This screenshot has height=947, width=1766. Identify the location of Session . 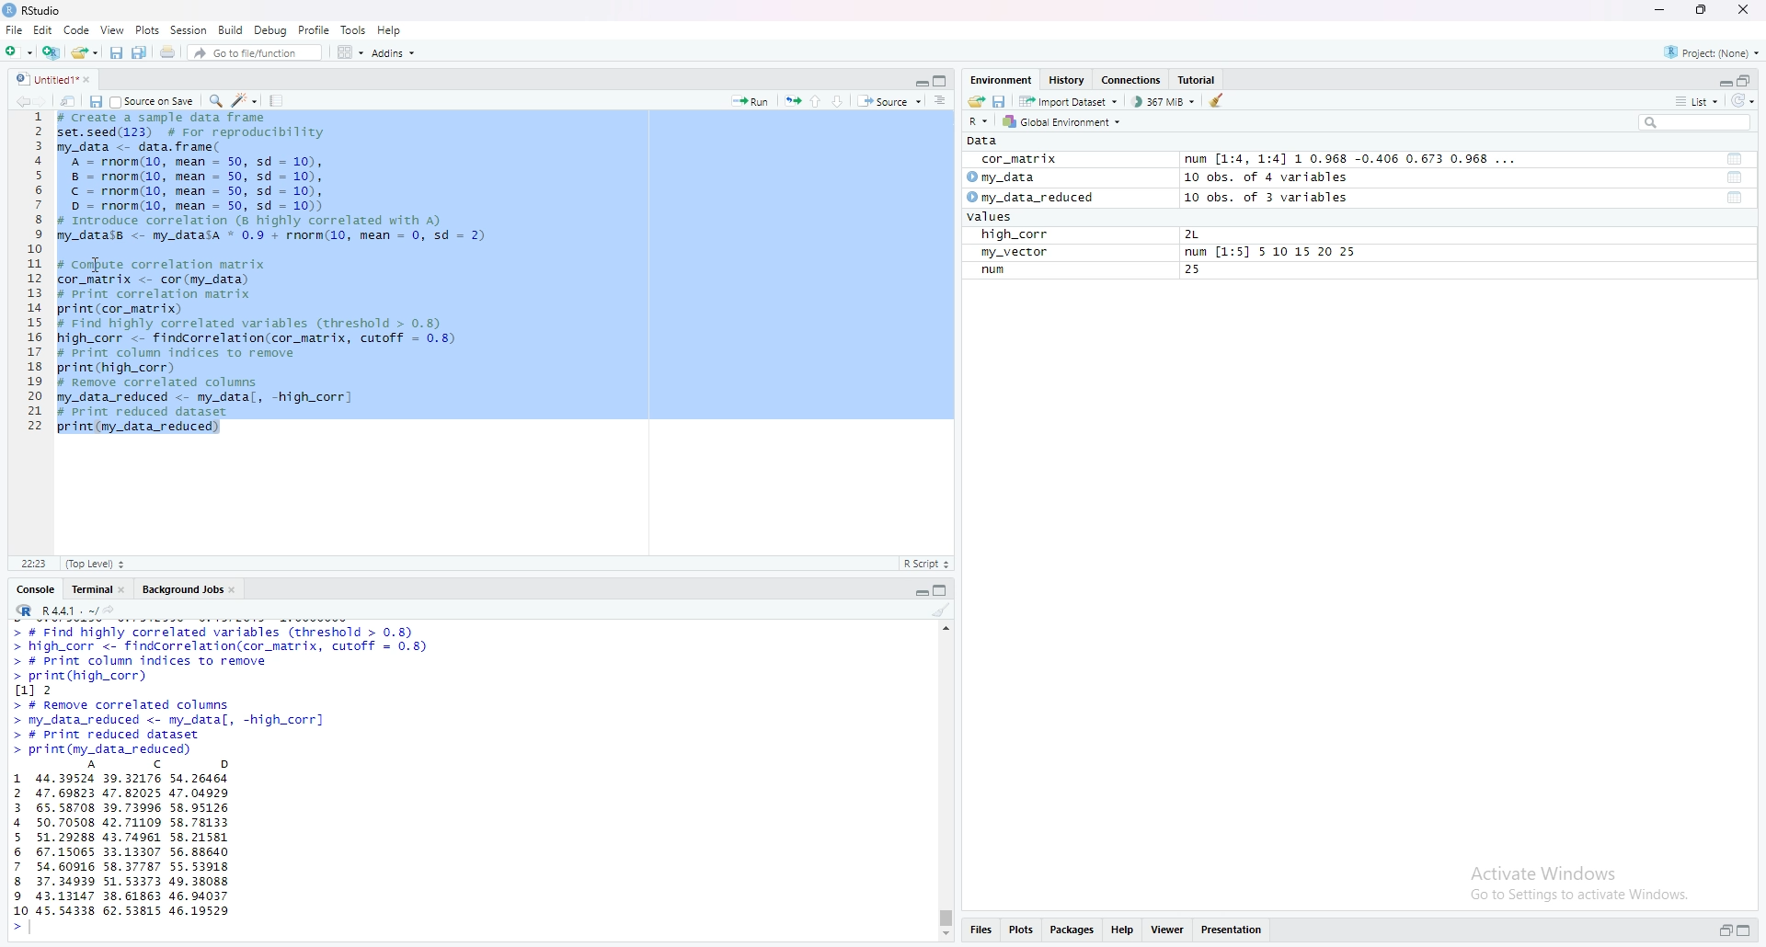
(189, 30).